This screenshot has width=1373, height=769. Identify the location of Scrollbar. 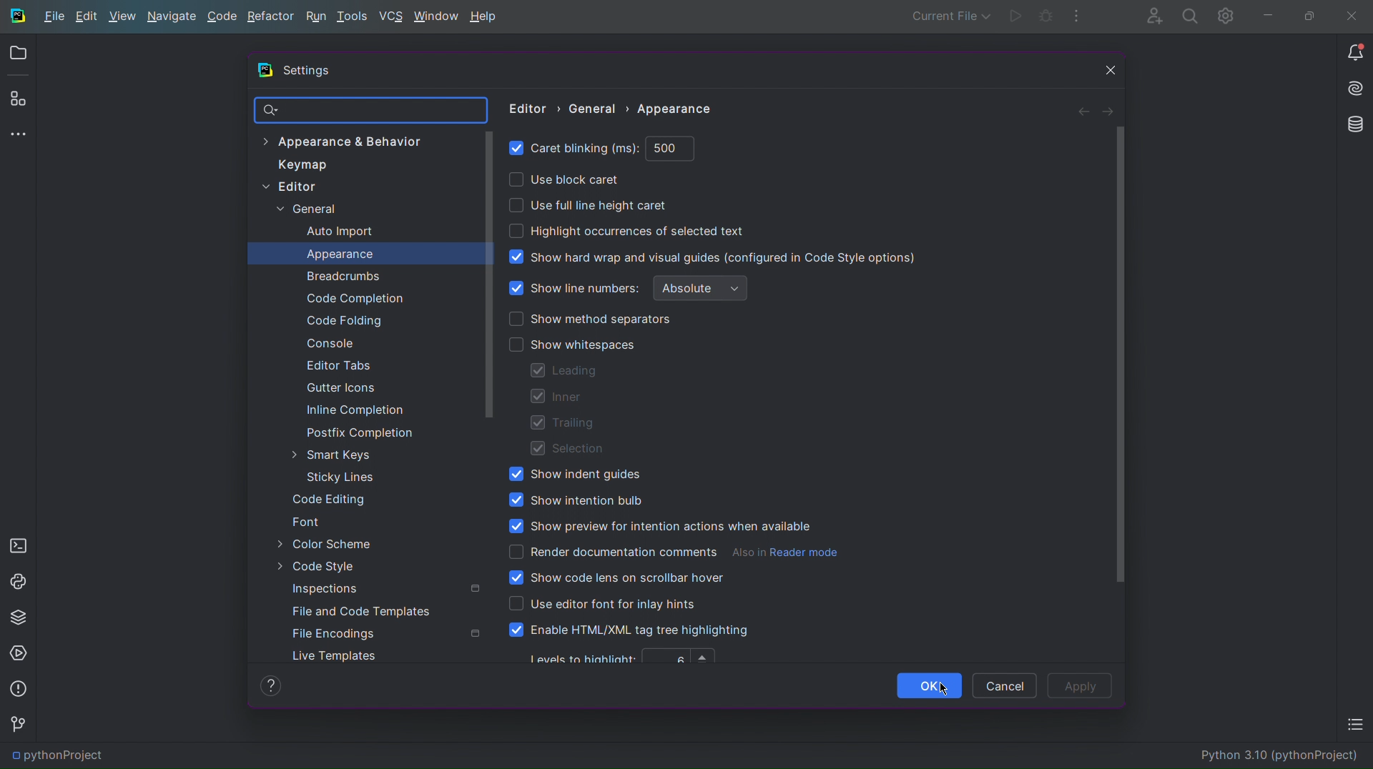
(1119, 357).